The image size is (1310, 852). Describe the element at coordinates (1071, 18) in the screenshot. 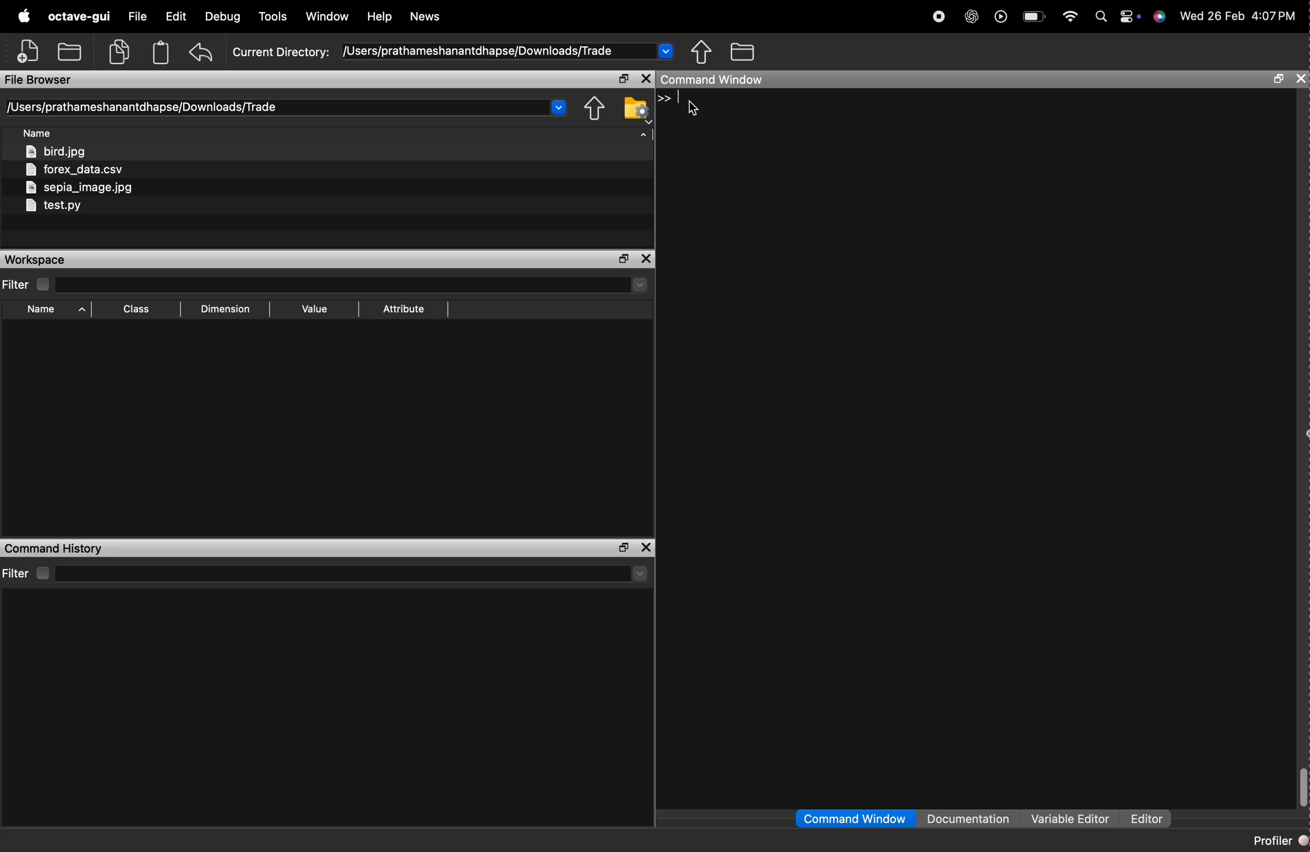

I see `wifi` at that location.